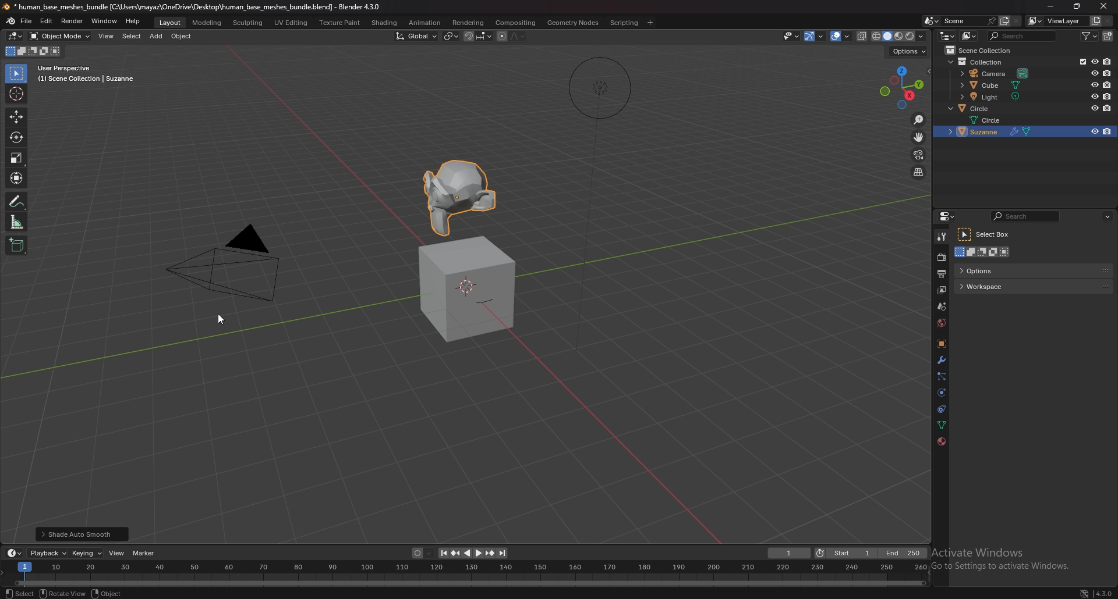 The width and height of the screenshot is (1118, 599). I want to click on scale, so click(17, 158).